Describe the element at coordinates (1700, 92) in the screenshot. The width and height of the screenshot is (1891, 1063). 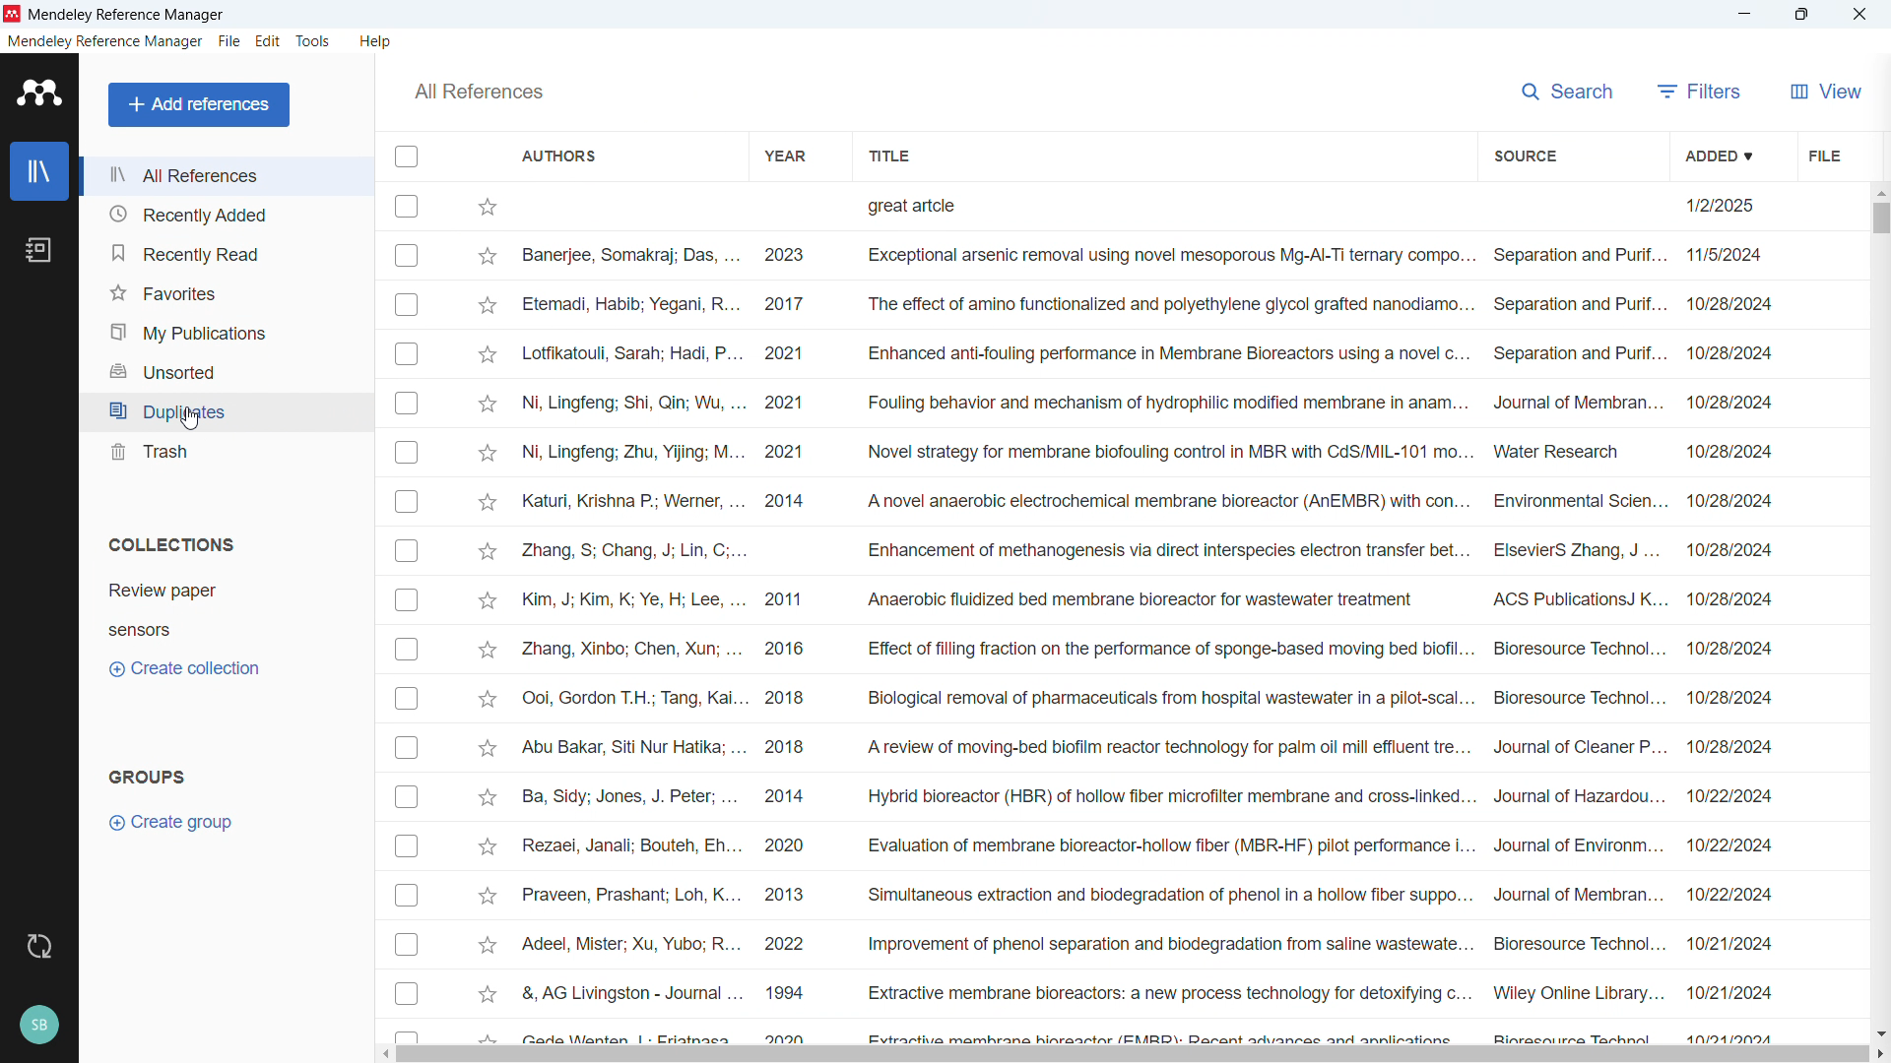
I see `filters` at that location.